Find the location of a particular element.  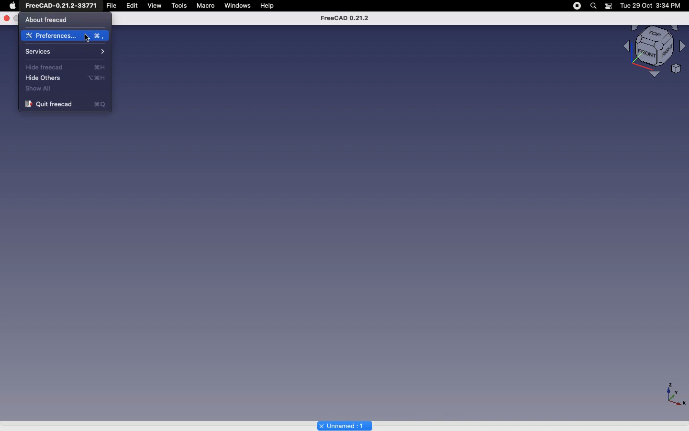

Help is located at coordinates (269, 5).